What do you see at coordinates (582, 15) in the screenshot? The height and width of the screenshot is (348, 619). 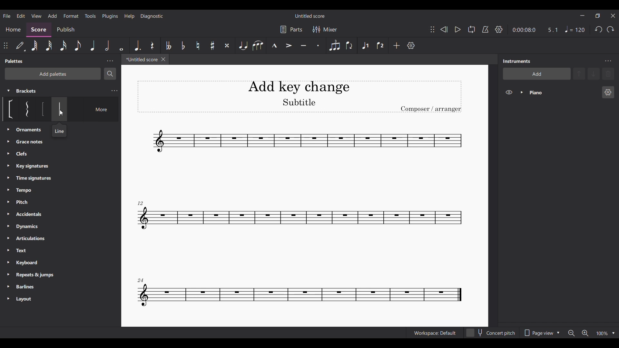 I see `Minimize` at bounding box center [582, 15].